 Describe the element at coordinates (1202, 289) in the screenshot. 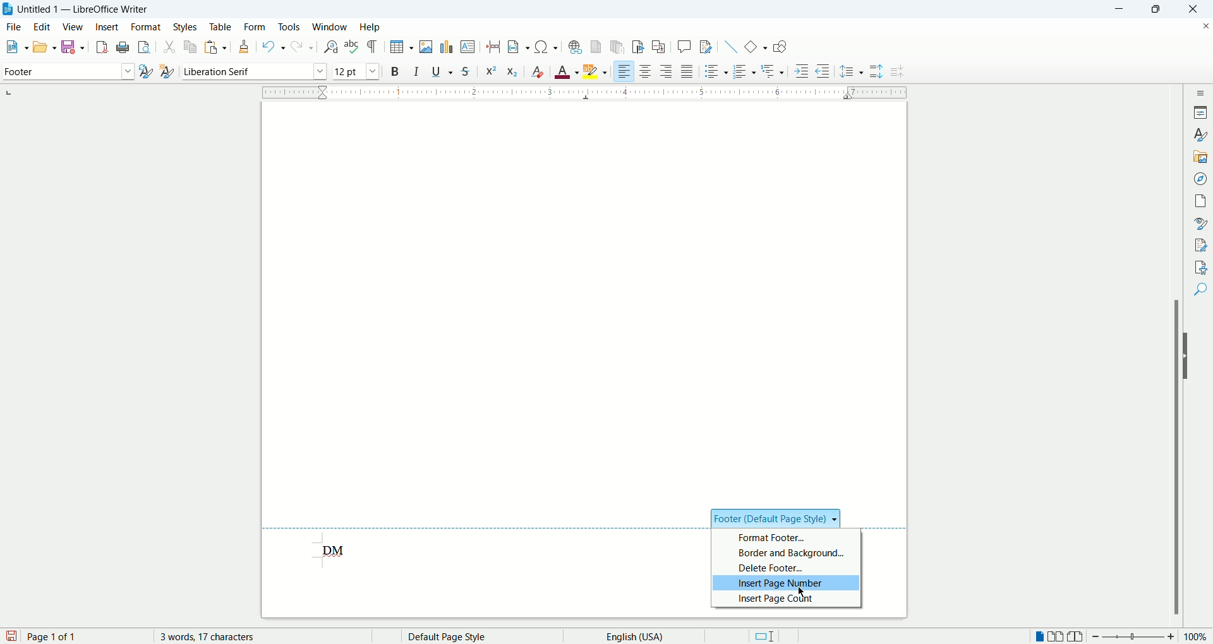

I see `find` at that location.